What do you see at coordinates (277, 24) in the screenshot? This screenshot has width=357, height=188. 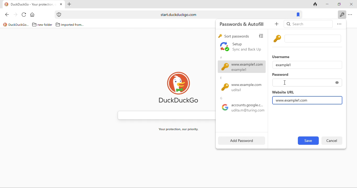 I see `add` at bounding box center [277, 24].